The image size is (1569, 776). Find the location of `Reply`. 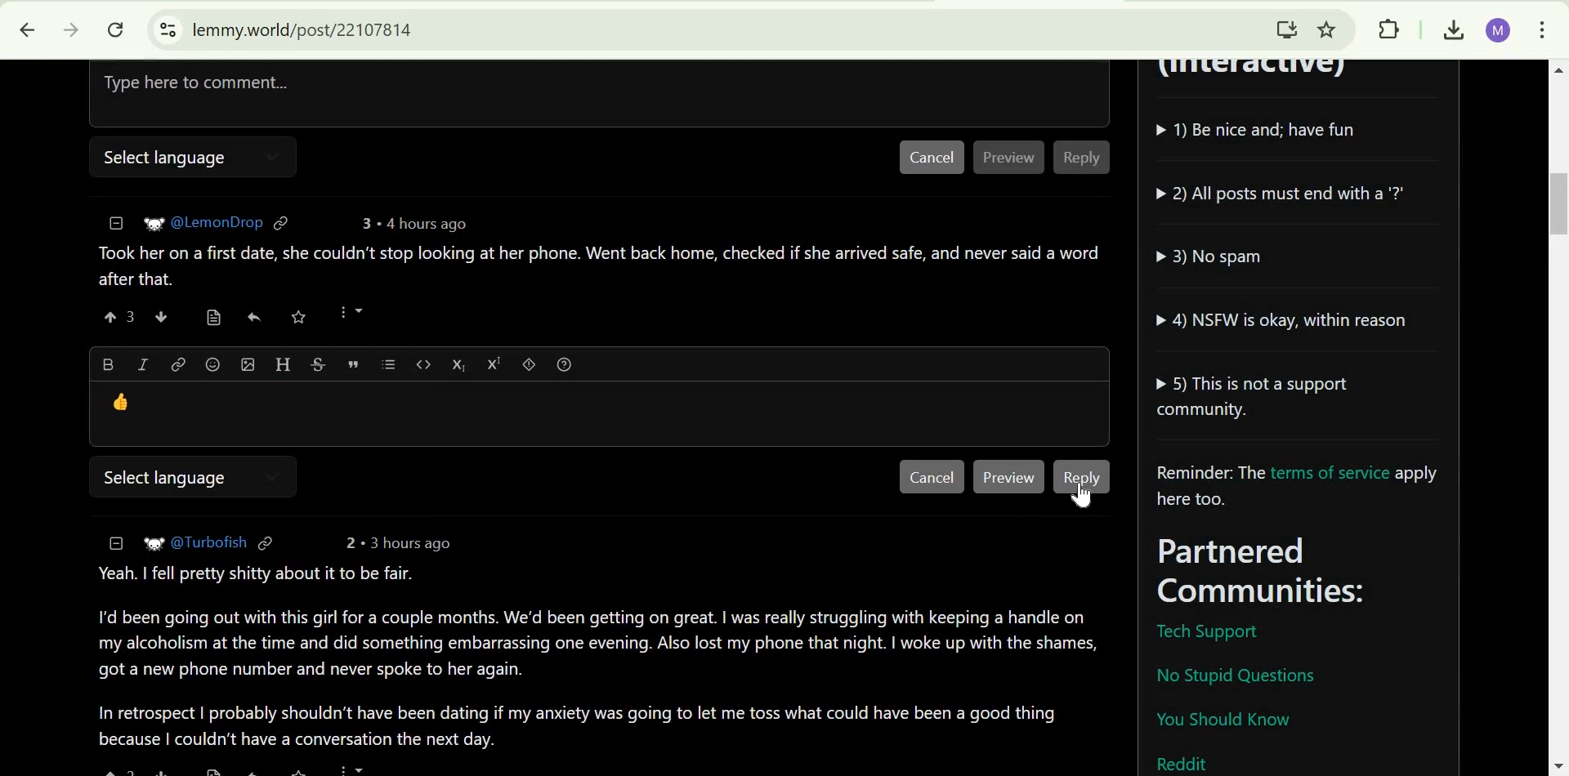

Reply is located at coordinates (1080, 158).